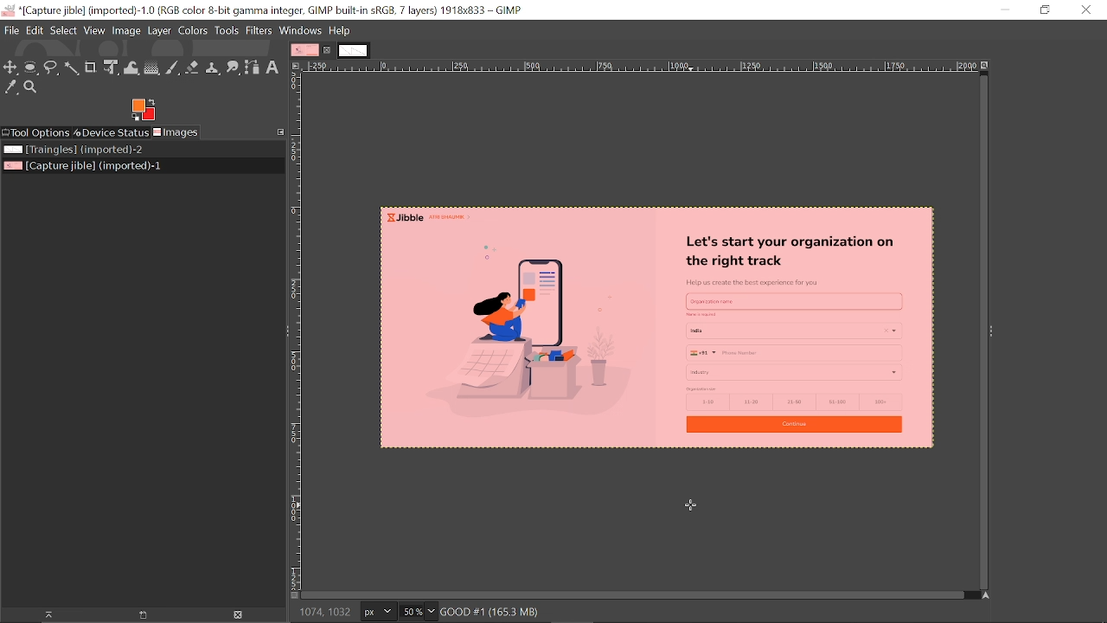 The image size is (1107, 623). Describe the element at coordinates (988, 596) in the screenshot. I see `Navigate this display` at that location.